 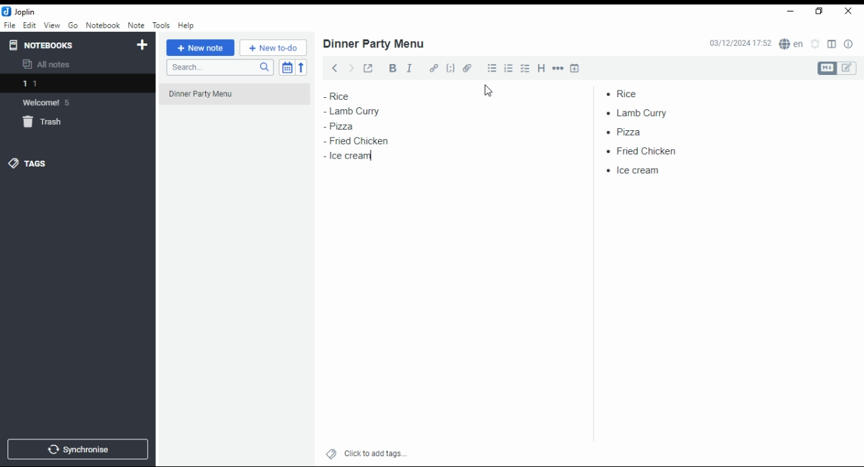 I want to click on forward, so click(x=350, y=66).